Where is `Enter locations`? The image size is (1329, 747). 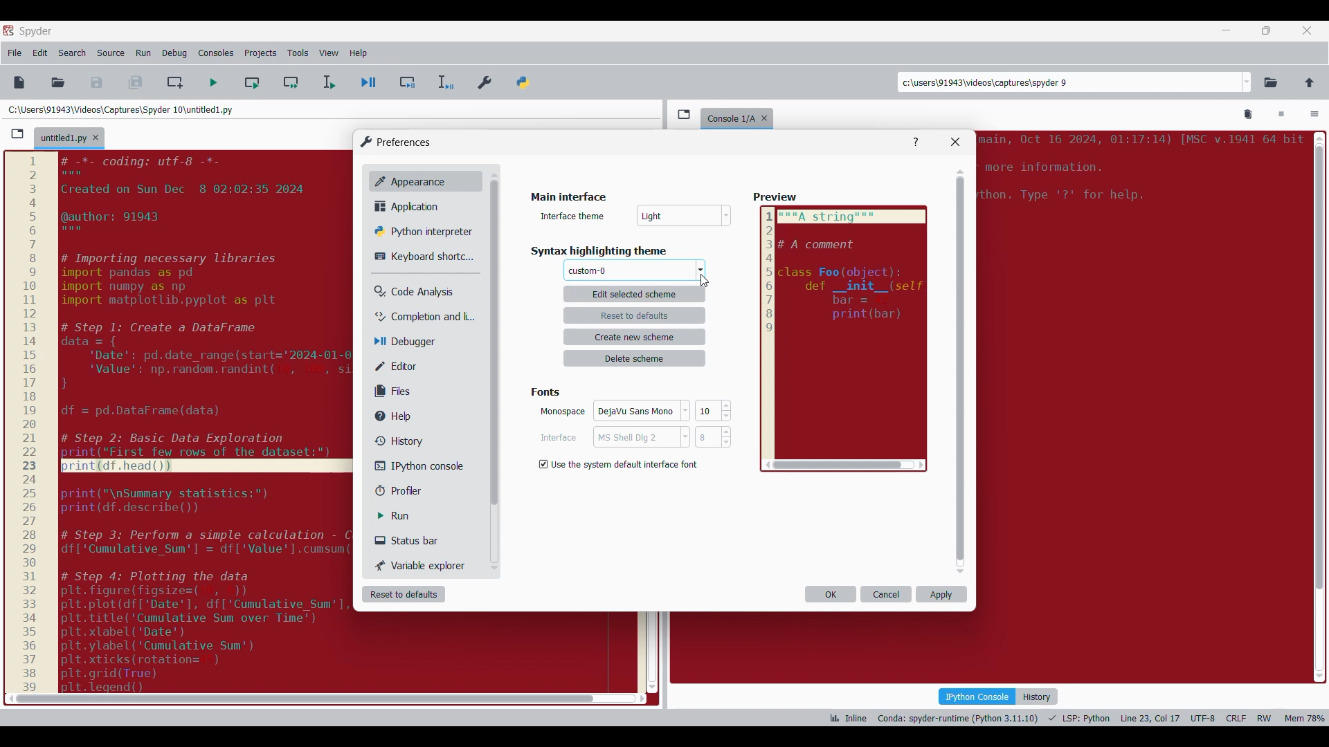
Enter locations is located at coordinates (1069, 82).